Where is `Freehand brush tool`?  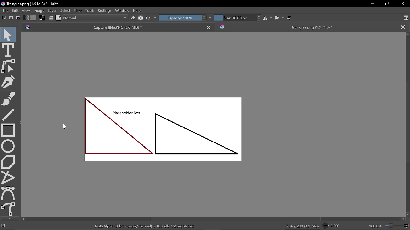
Freehand brush tool is located at coordinates (8, 98).